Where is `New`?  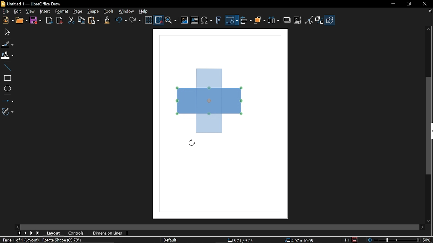
New is located at coordinates (7, 20).